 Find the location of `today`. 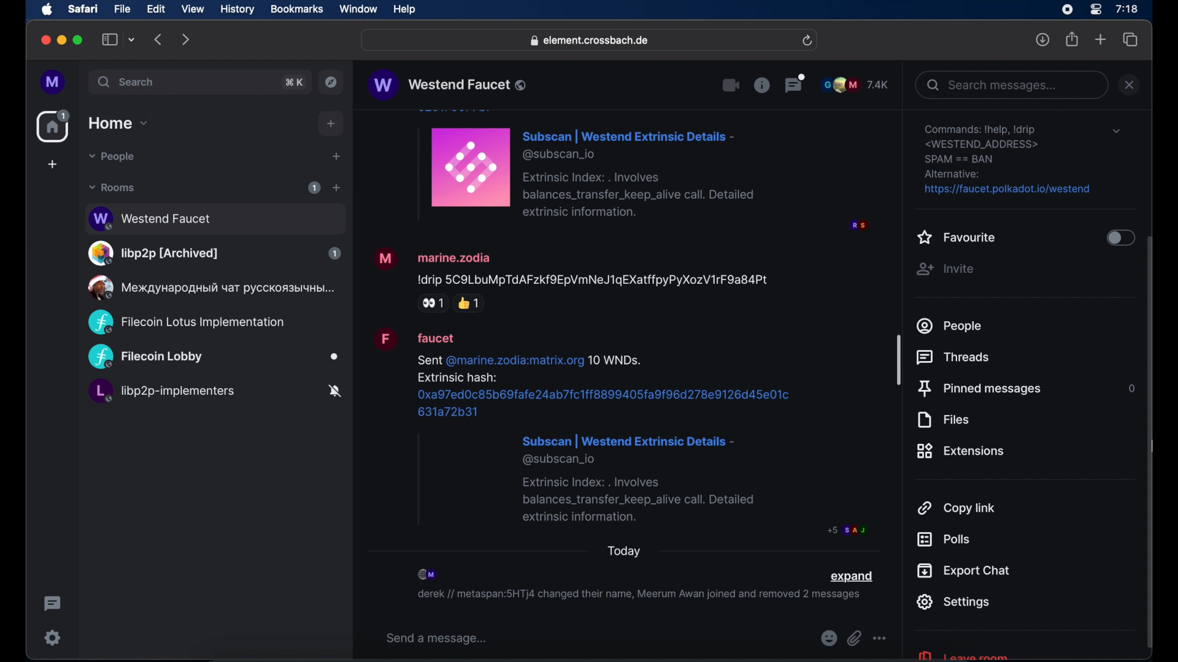

today is located at coordinates (625, 551).